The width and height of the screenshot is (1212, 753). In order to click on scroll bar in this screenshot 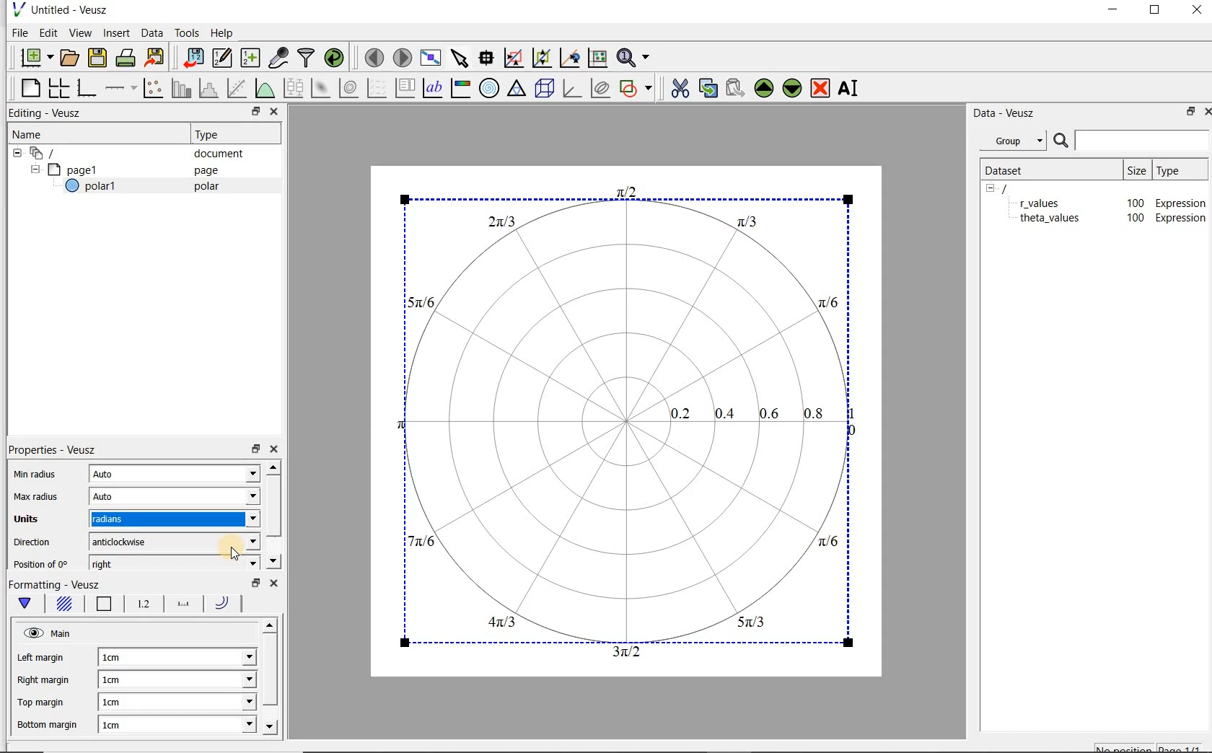, I will do `click(273, 682)`.